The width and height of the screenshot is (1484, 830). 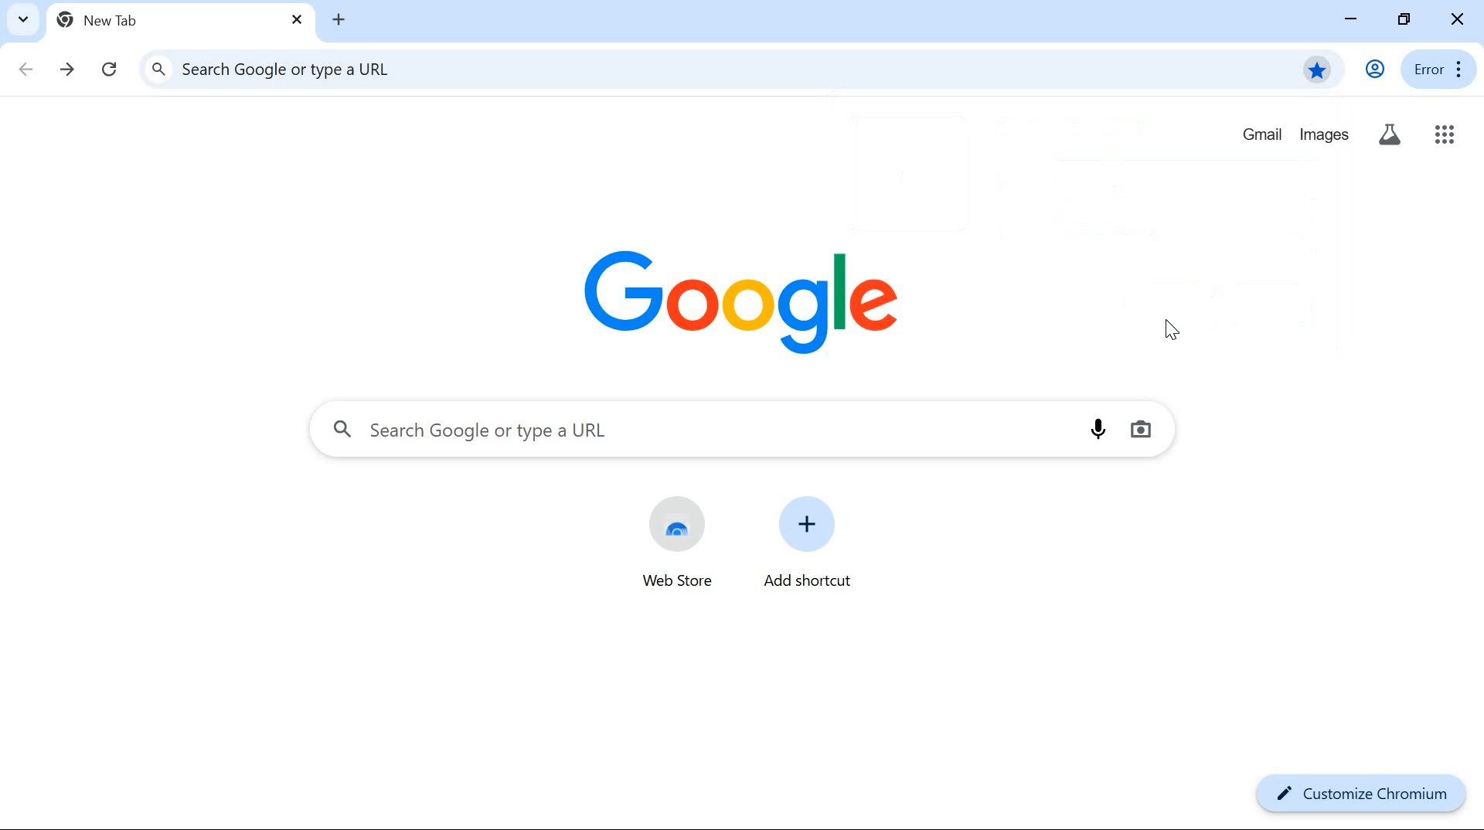 What do you see at coordinates (69, 68) in the screenshot?
I see `forward` at bounding box center [69, 68].